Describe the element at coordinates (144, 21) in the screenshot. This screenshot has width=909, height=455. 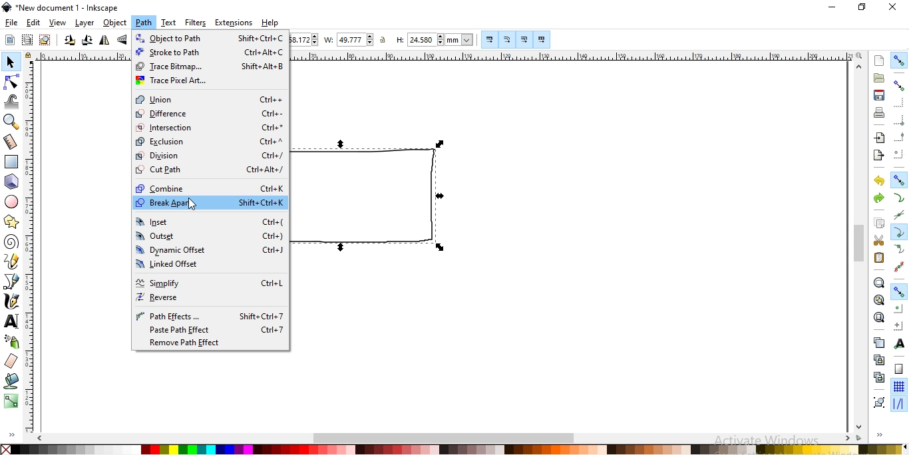
I see `path` at that location.